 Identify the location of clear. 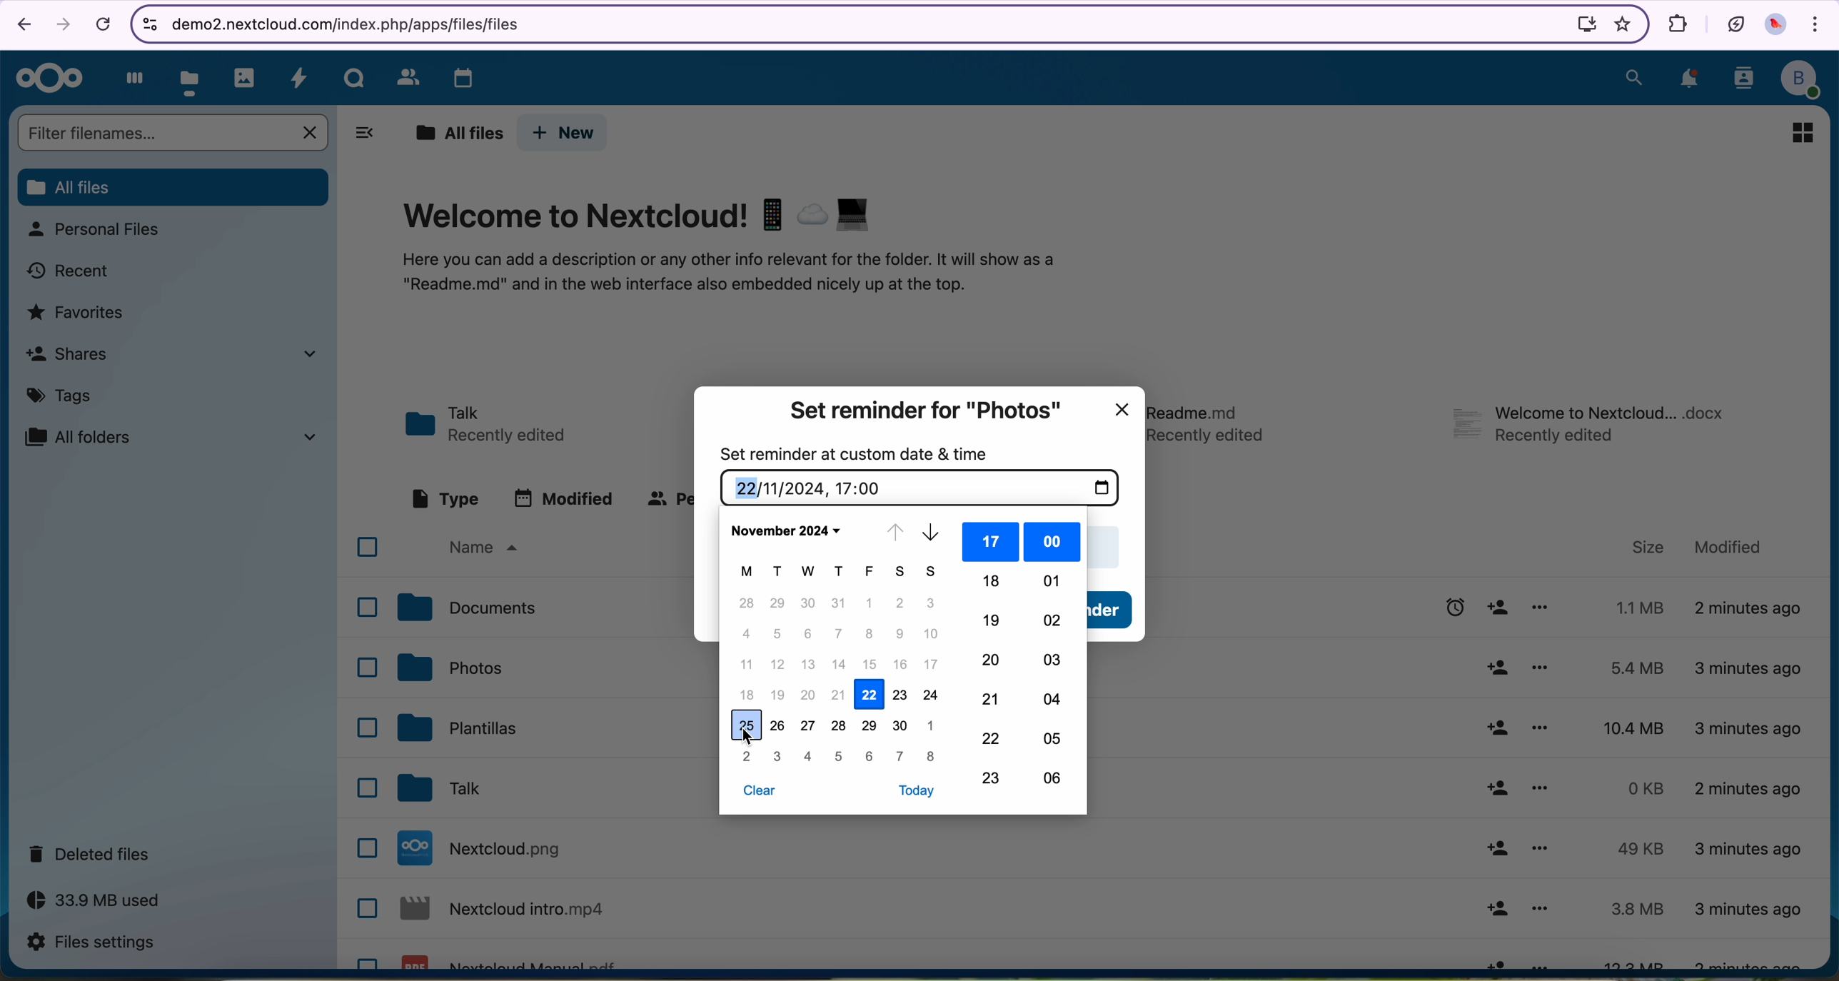
(758, 794).